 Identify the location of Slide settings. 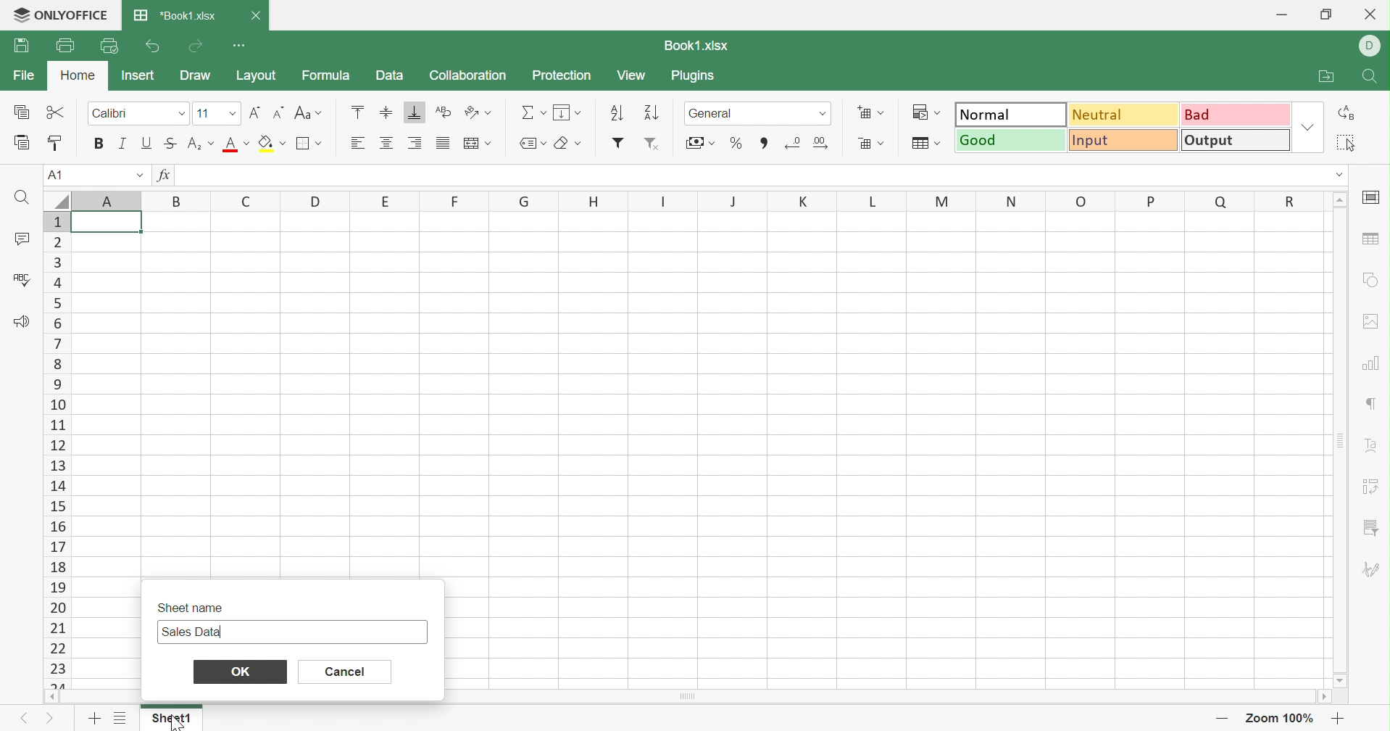
(1373, 197).